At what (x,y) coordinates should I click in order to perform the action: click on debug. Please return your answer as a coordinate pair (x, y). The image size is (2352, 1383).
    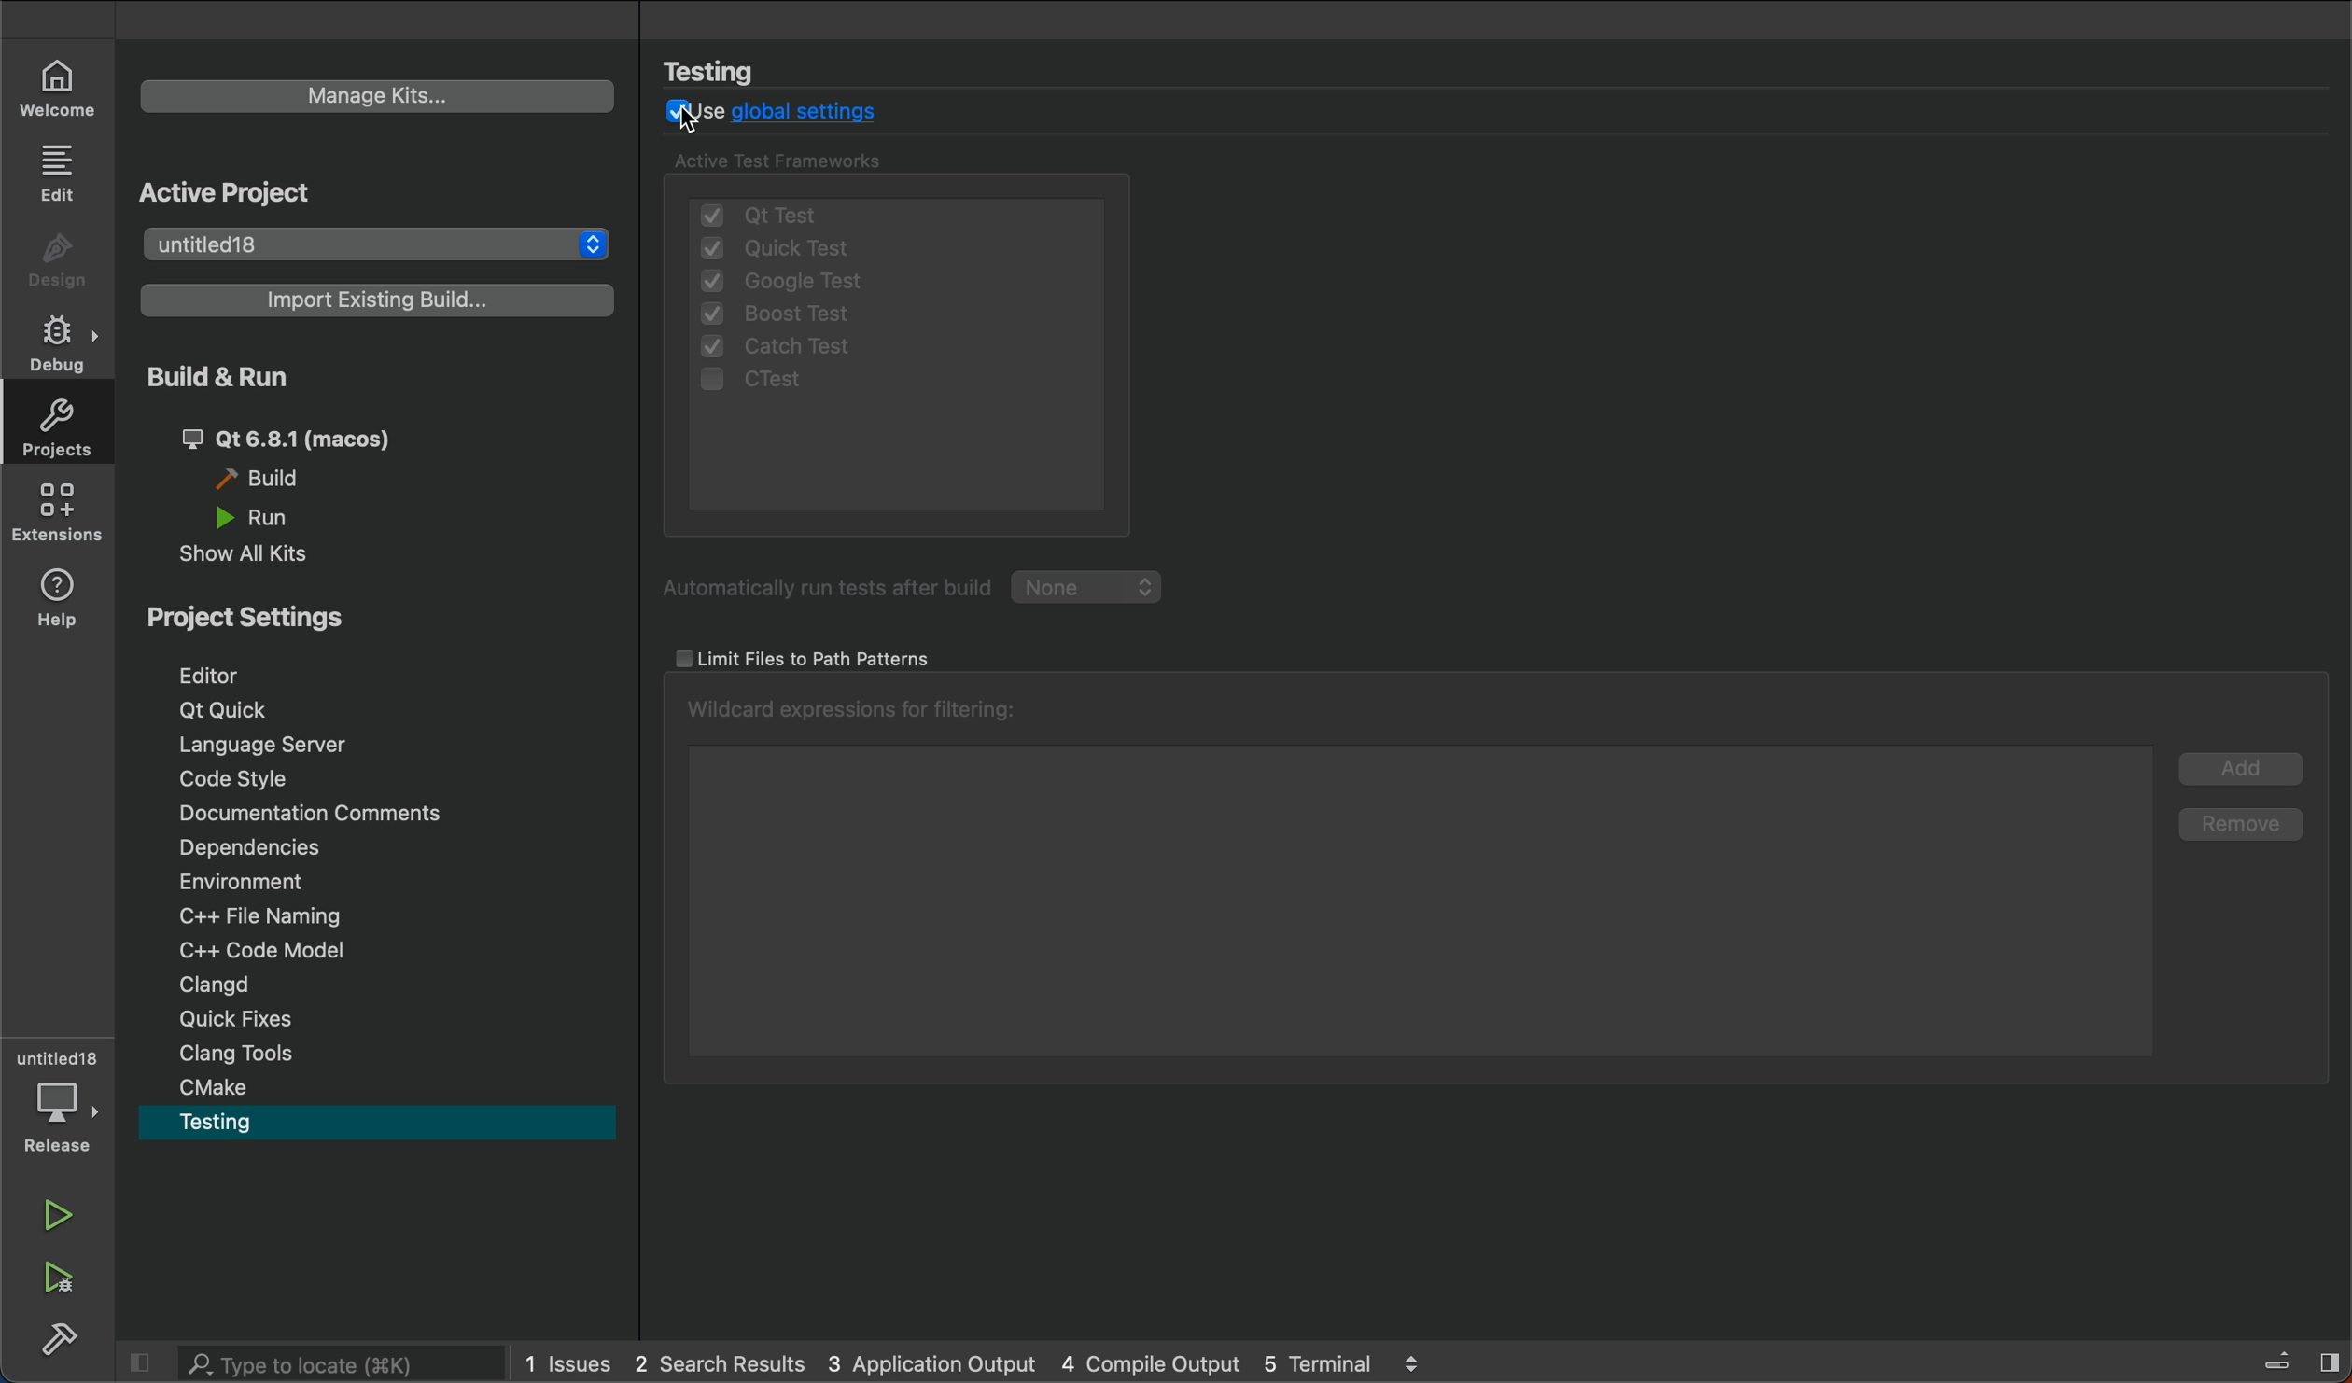
    Looking at the image, I should click on (55, 343).